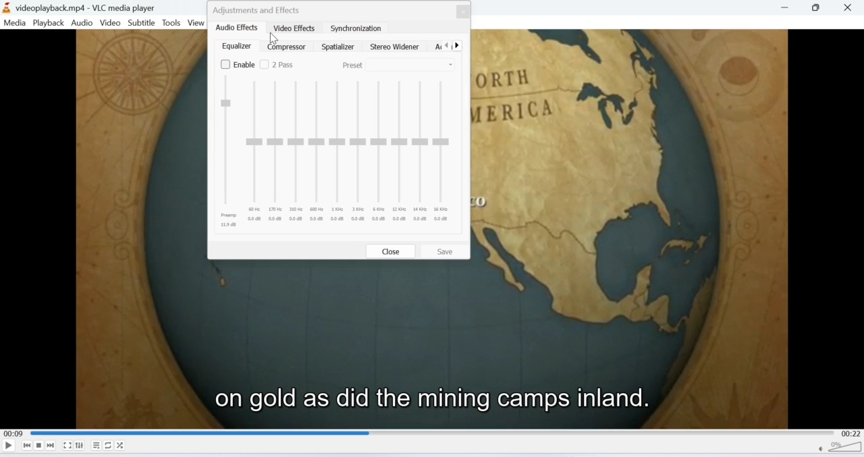  Describe the element at coordinates (236, 63) in the screenshot. I see `enable` at that location.